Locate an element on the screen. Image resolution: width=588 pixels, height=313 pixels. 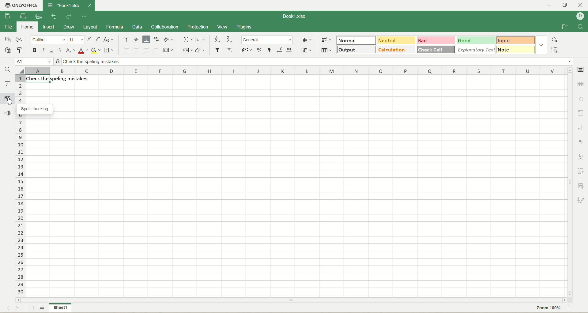
font size is located at coordinates (77, 40).